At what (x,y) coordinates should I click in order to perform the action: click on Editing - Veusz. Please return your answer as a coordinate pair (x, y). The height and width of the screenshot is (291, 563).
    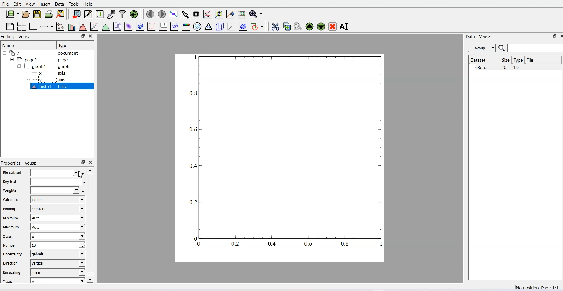
    Looking at the image, I should click on (17, 36).